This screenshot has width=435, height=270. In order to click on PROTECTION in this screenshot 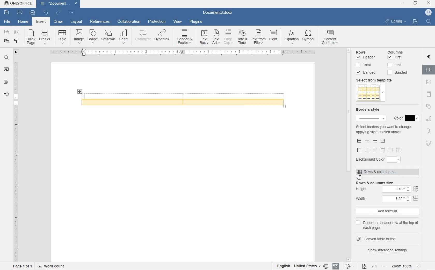, I will do `click(157, 22)`.